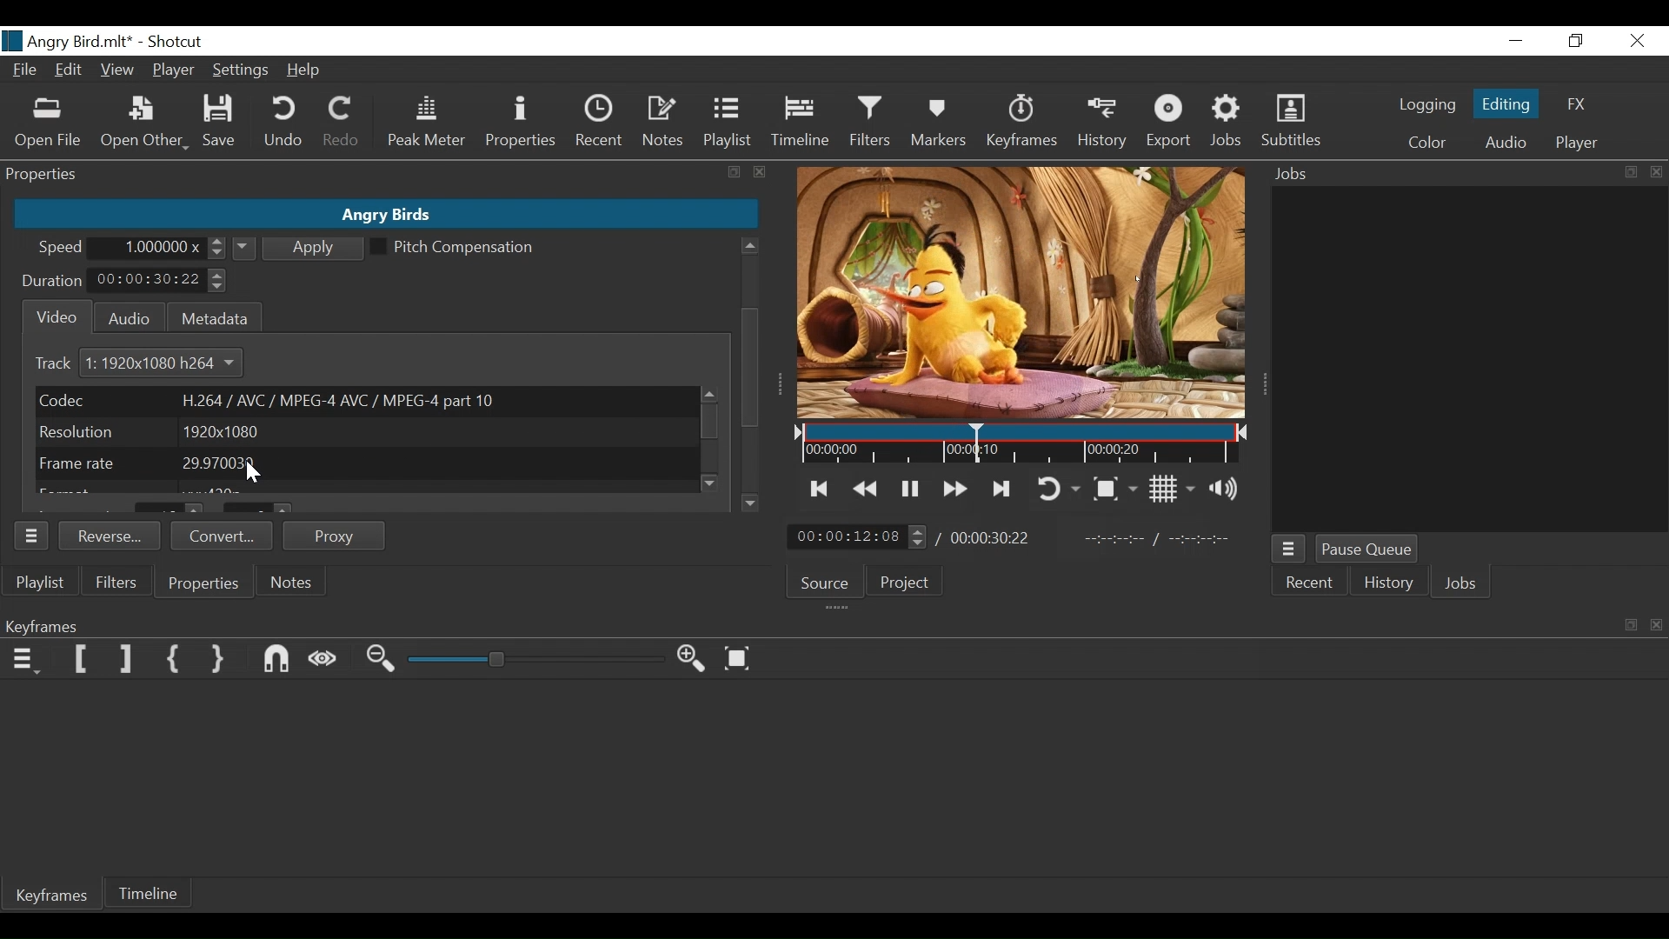 The image size is (1669, 939). What do you see at coordinates (62, 250) in the screenshot?
I see `Speed` at bounding box center [62, 250].